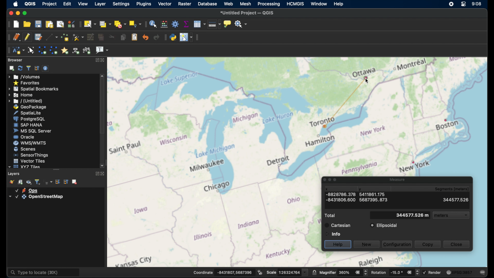 Image resolution: width=494 pixels, height=278 pixels. I want to click on rotation, so click(395, 272).